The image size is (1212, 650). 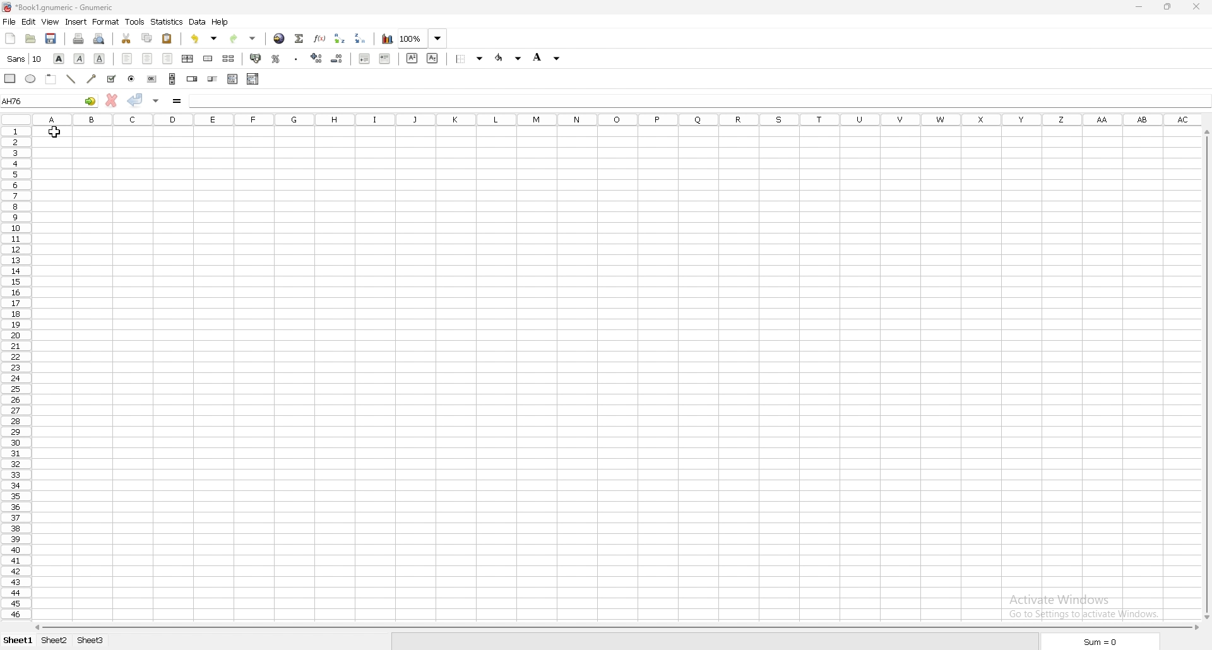 I want to click on foreground, so click(x=546, y=57).